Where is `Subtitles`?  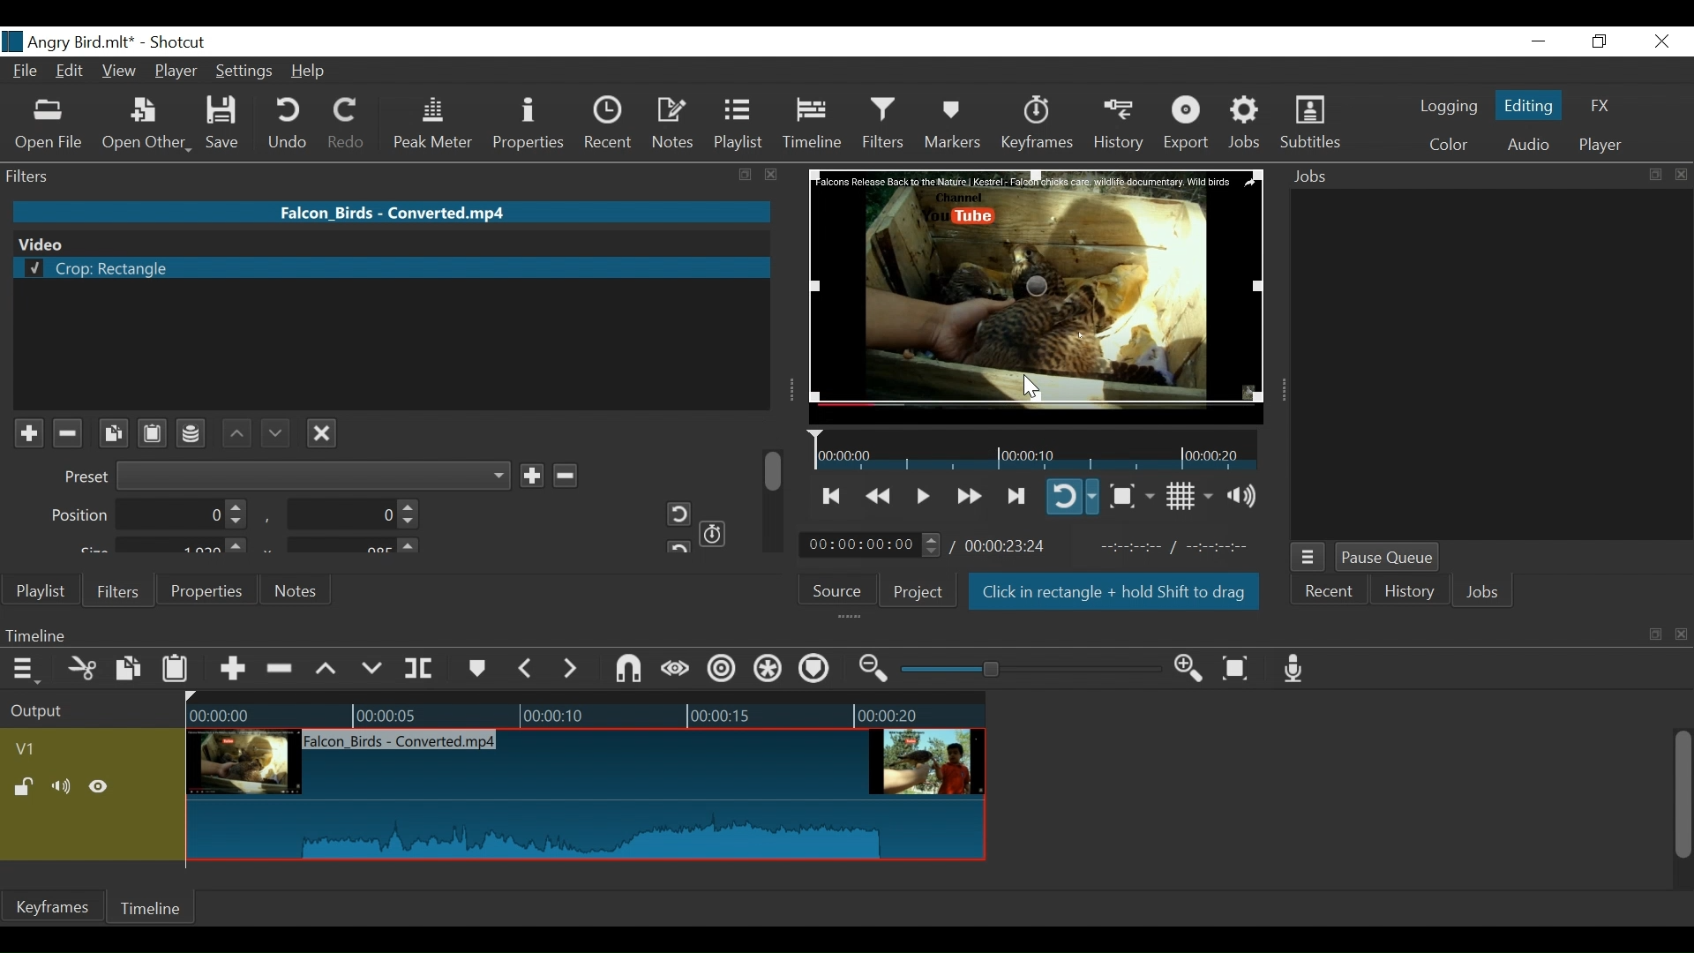
Subtitles is located at coordinates (1310, 123).